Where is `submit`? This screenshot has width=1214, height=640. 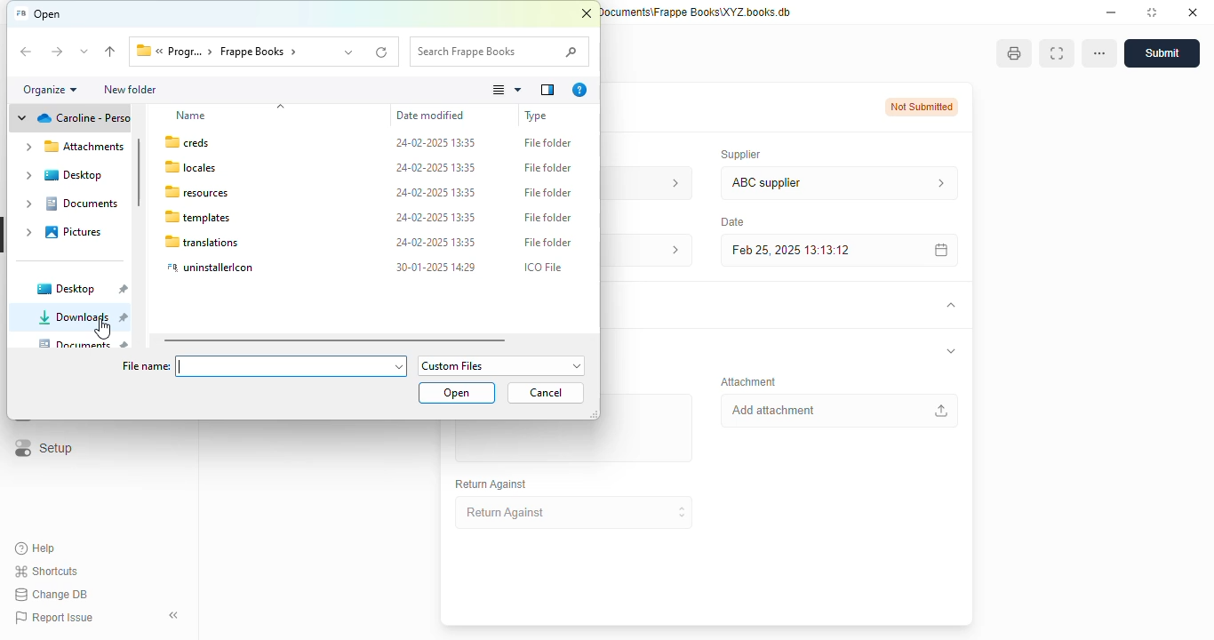
submit is located at coordinates (1162, 53).